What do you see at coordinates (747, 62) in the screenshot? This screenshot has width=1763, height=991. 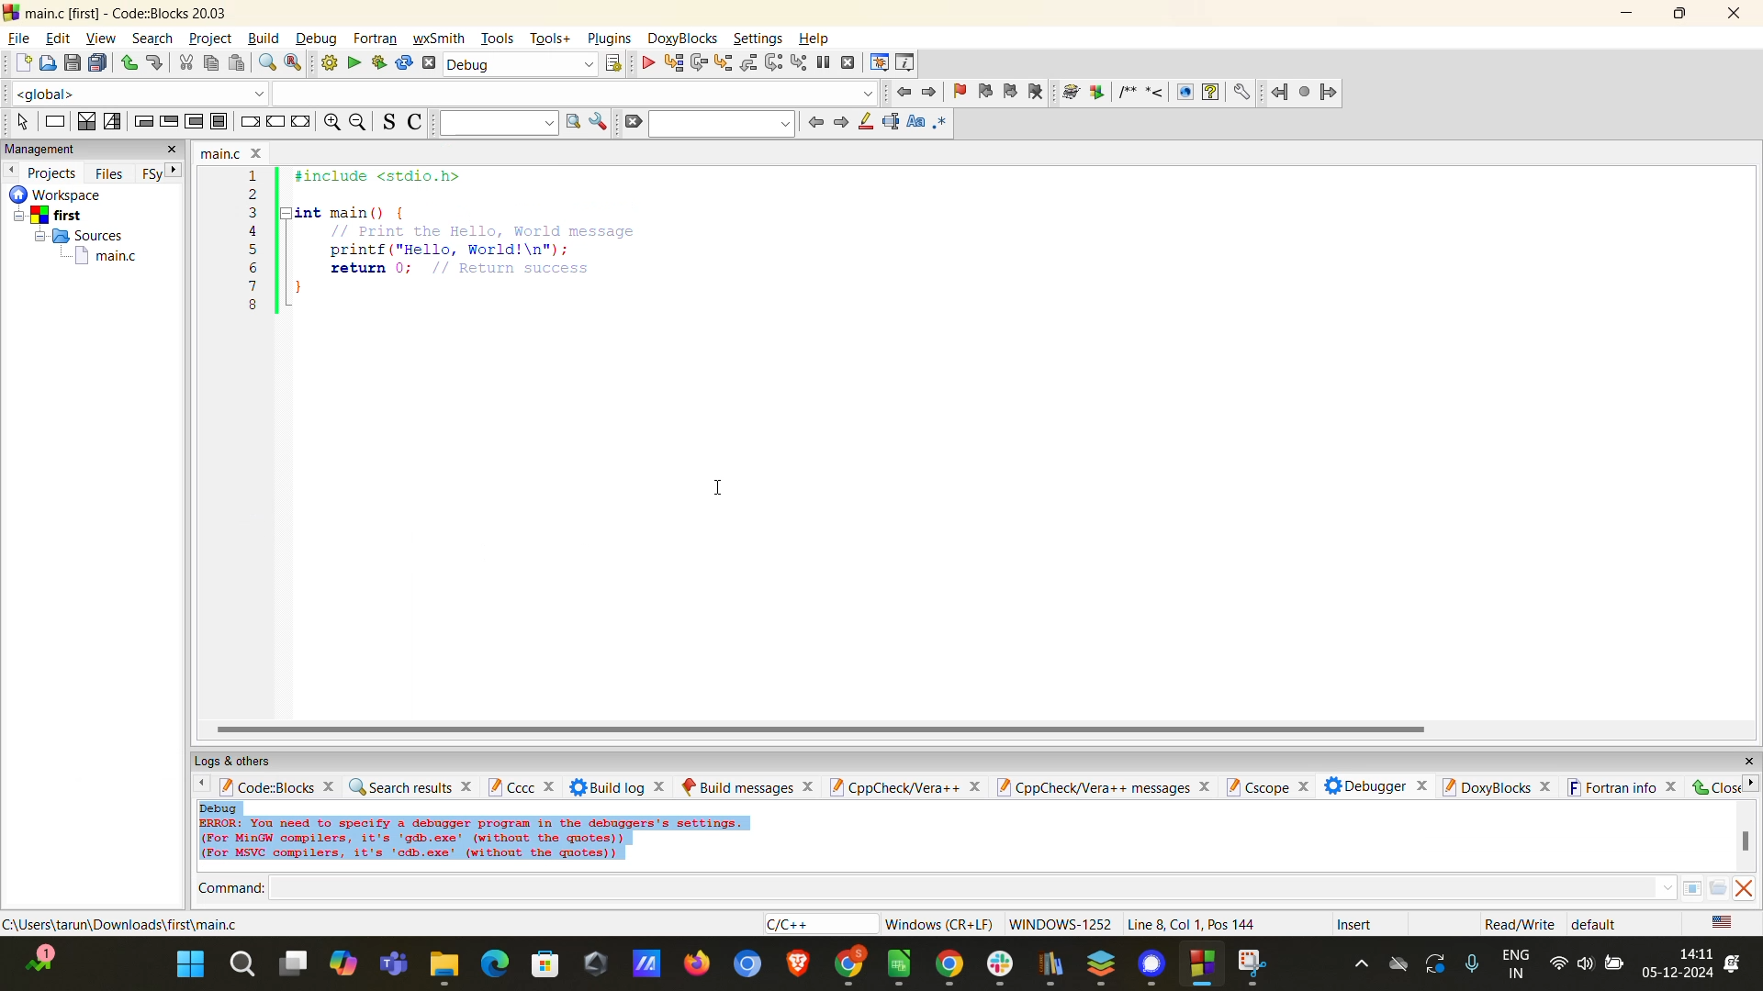 I see `step out` at bounding box center [747, 62].